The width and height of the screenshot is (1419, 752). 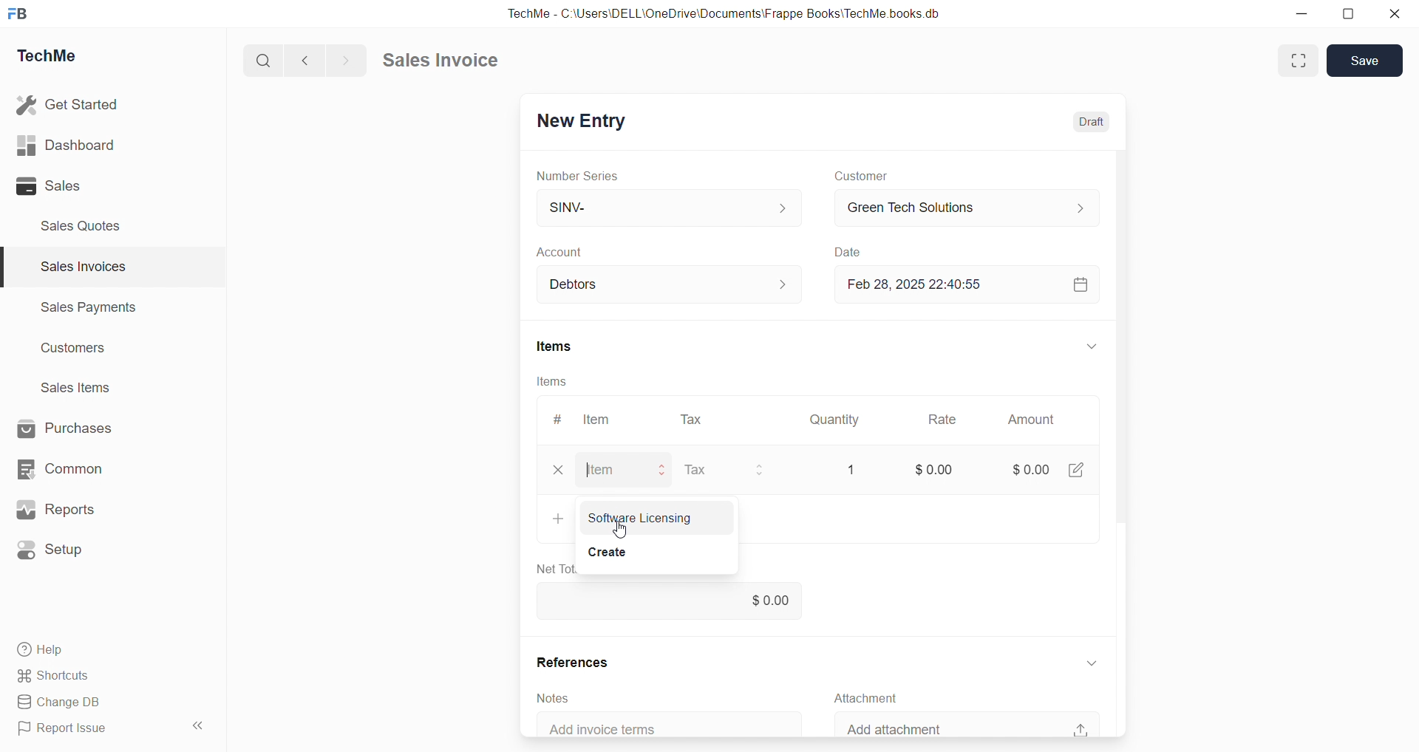 I want to click on Sales invoices, so click(x=82, y=266).